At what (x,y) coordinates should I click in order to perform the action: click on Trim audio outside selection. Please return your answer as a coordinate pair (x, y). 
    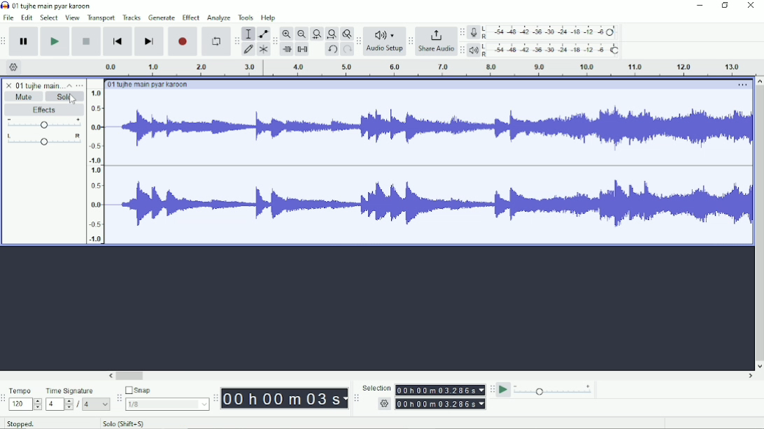
    Looking at the image, I should click on (287, 49).